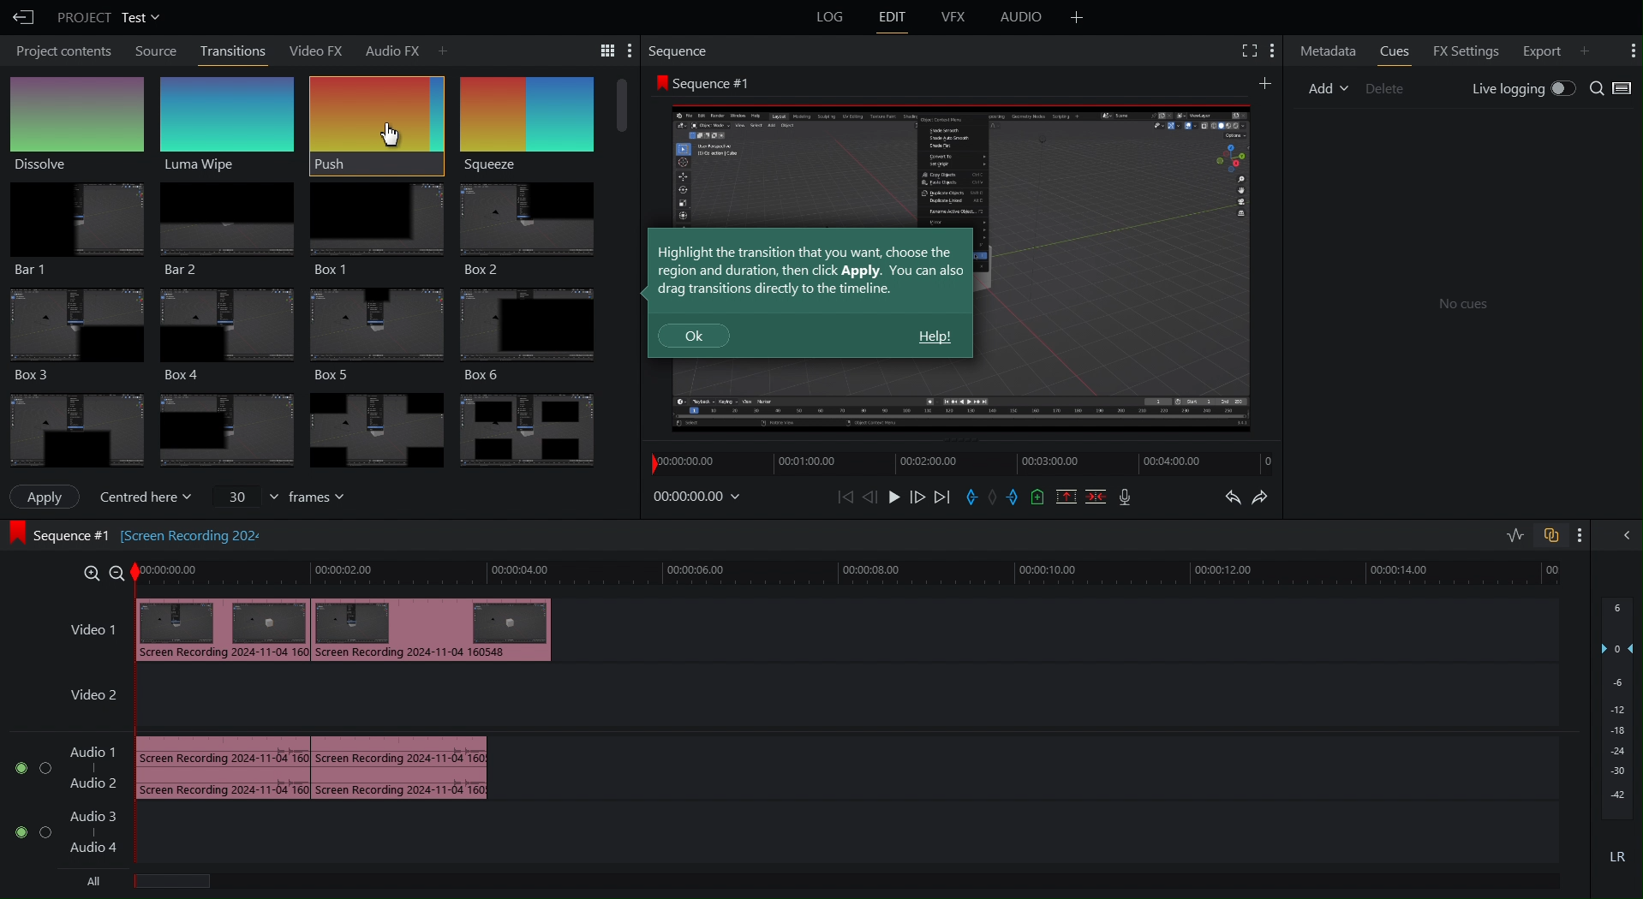  I want to click on Mic, so click(1126, 498).